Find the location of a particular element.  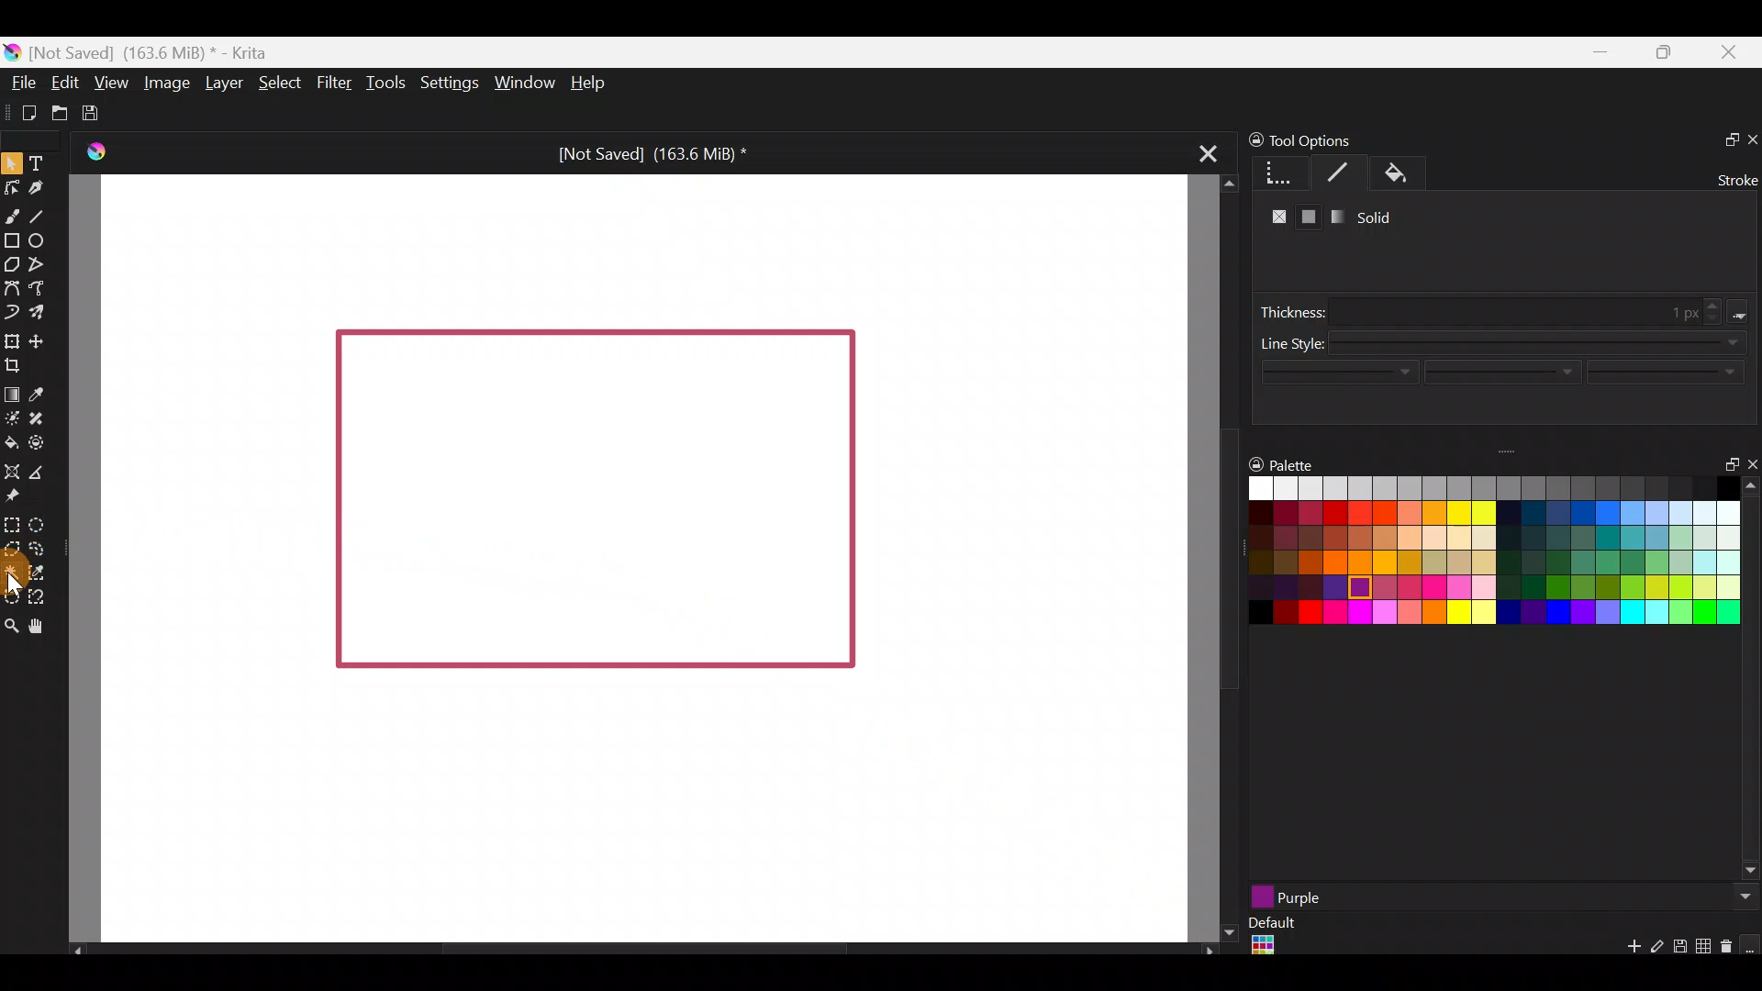

Float docker is located at coordinates (1724, 137).